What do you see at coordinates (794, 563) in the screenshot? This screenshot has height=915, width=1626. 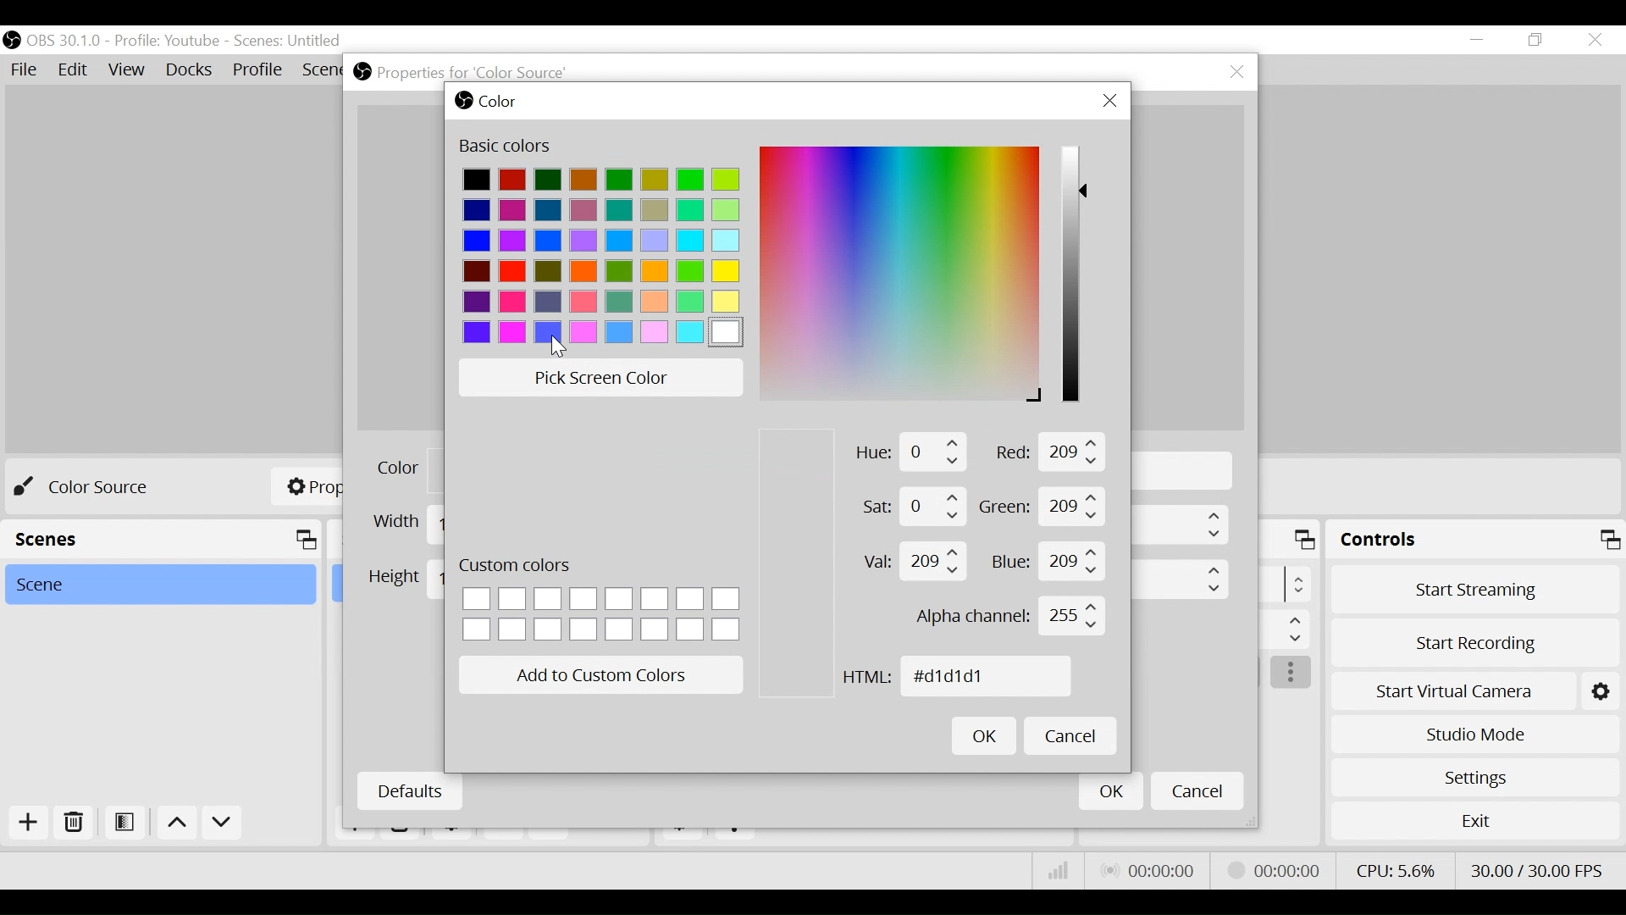 I see `Color Preview` at bounding box center [794, 563].